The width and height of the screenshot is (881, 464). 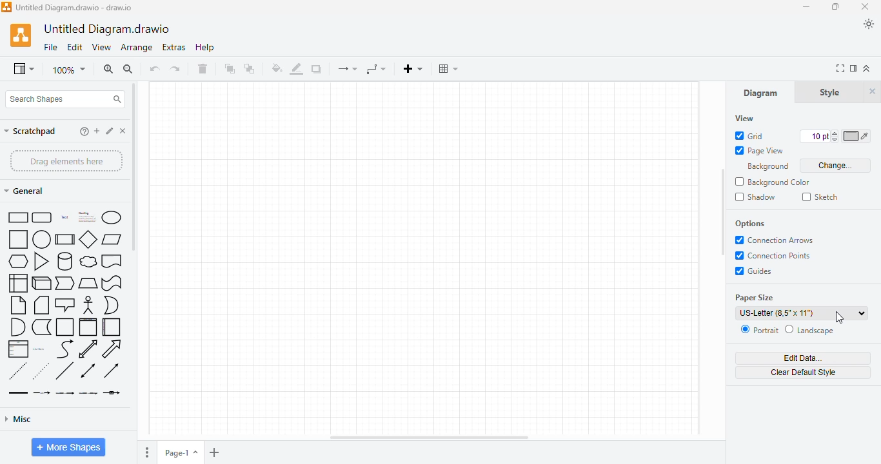 I want to click on callout, so click(x=65, y=305).